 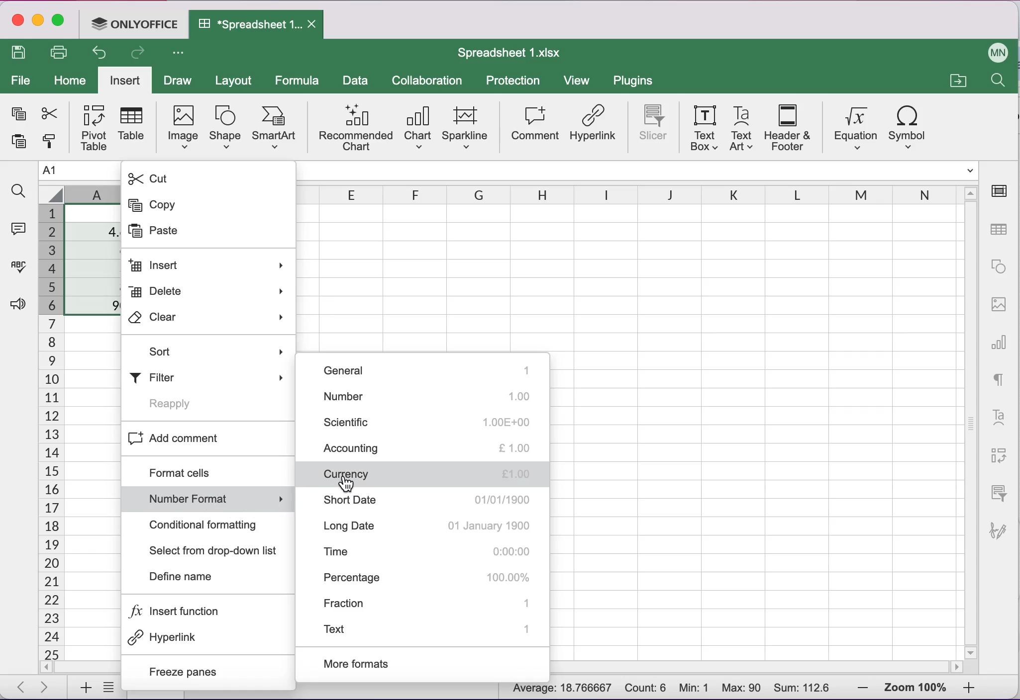 I want to click on cell settings, so click(x=1002, y=192).